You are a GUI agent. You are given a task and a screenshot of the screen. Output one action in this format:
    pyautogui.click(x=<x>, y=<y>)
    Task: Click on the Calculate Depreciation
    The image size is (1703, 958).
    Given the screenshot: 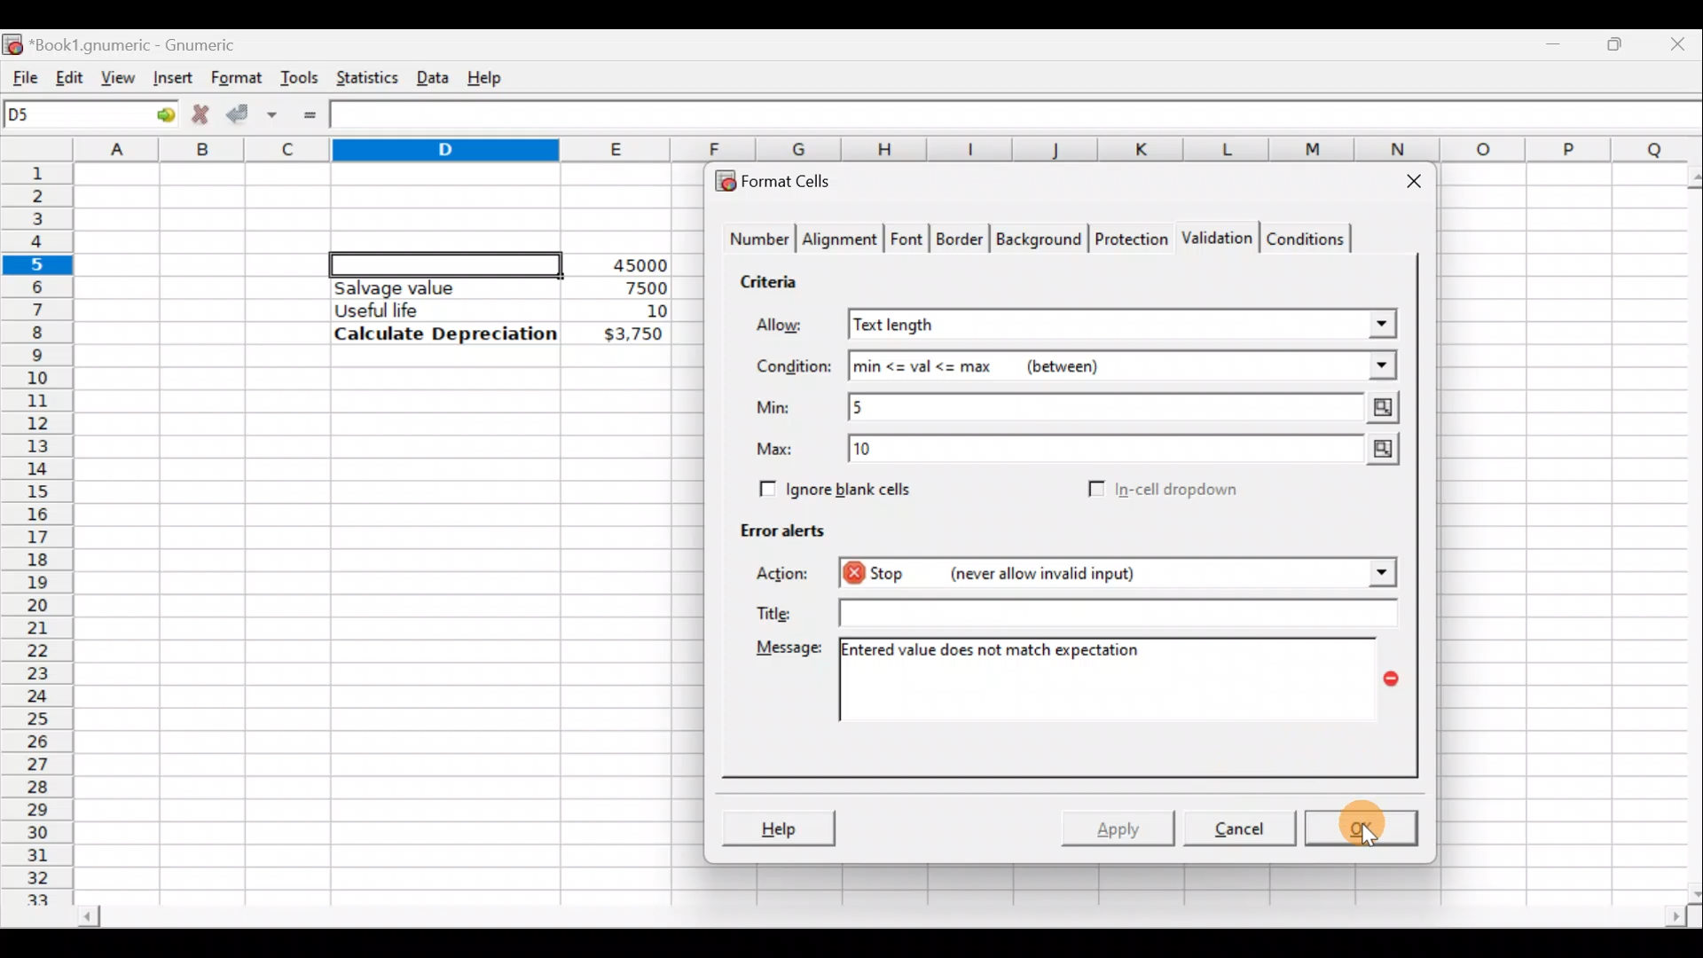 What is the action you would take?
    pyautogui.click(x=445, y=333)
    